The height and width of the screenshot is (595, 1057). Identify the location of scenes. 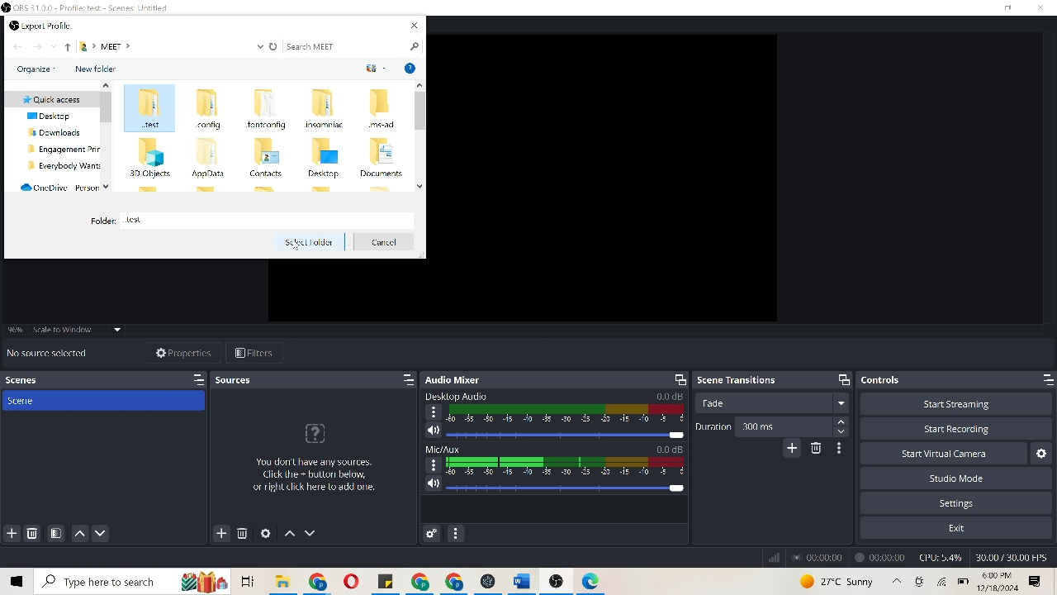
(39, 380).